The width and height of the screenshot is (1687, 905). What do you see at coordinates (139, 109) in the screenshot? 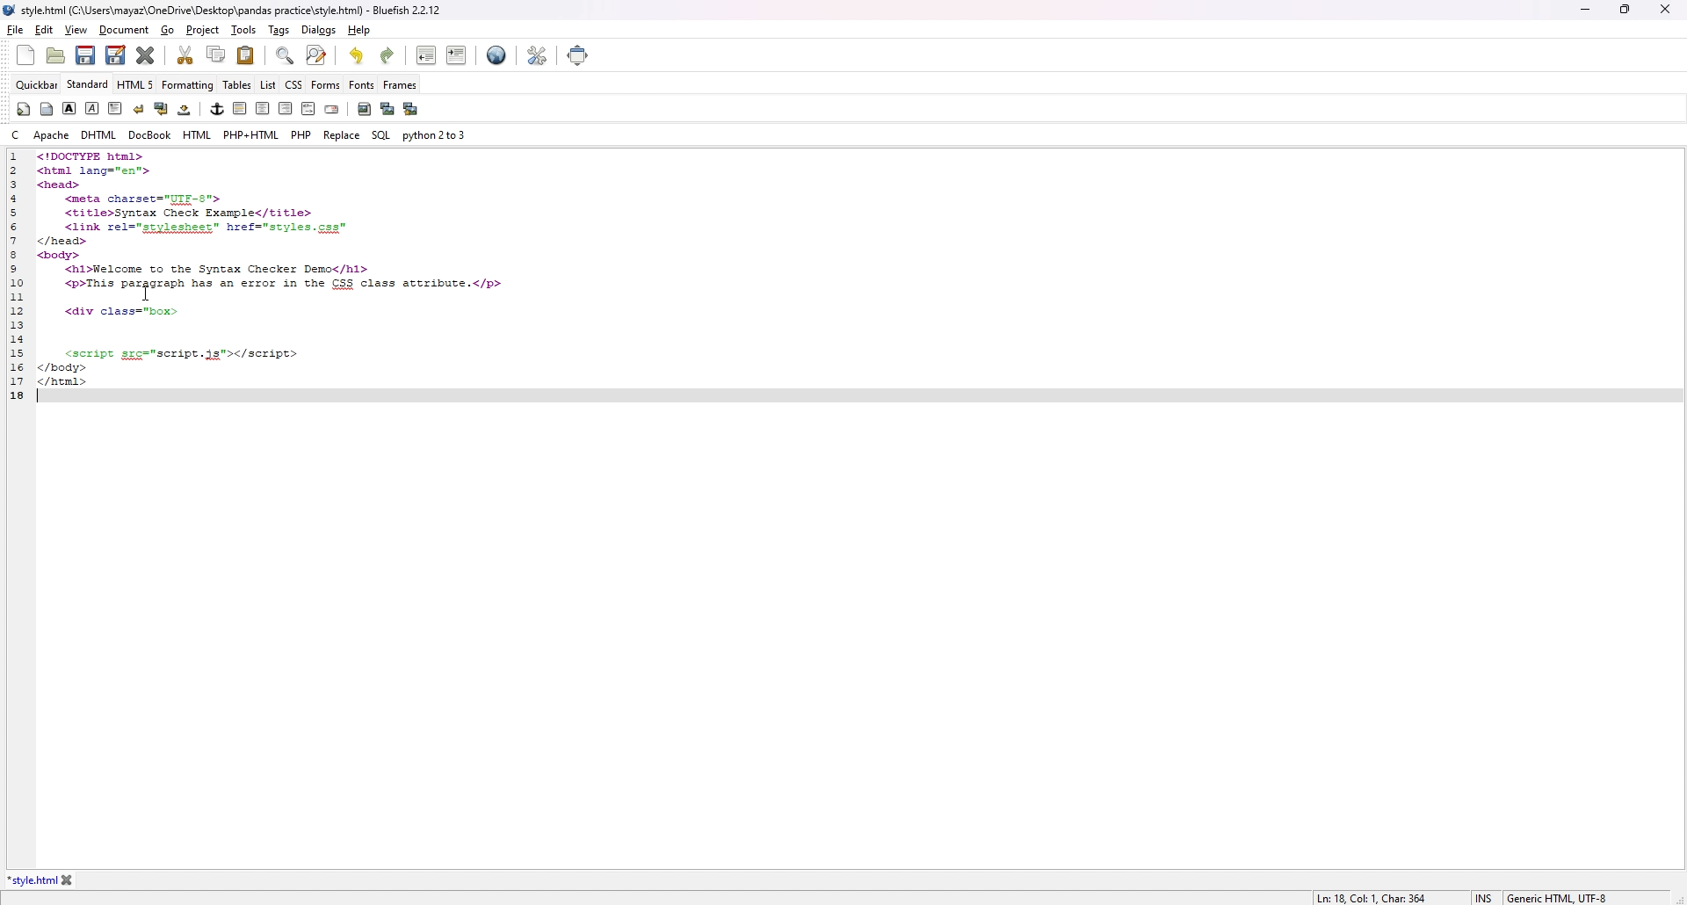
I see `break` at bounding box center [139, 109].